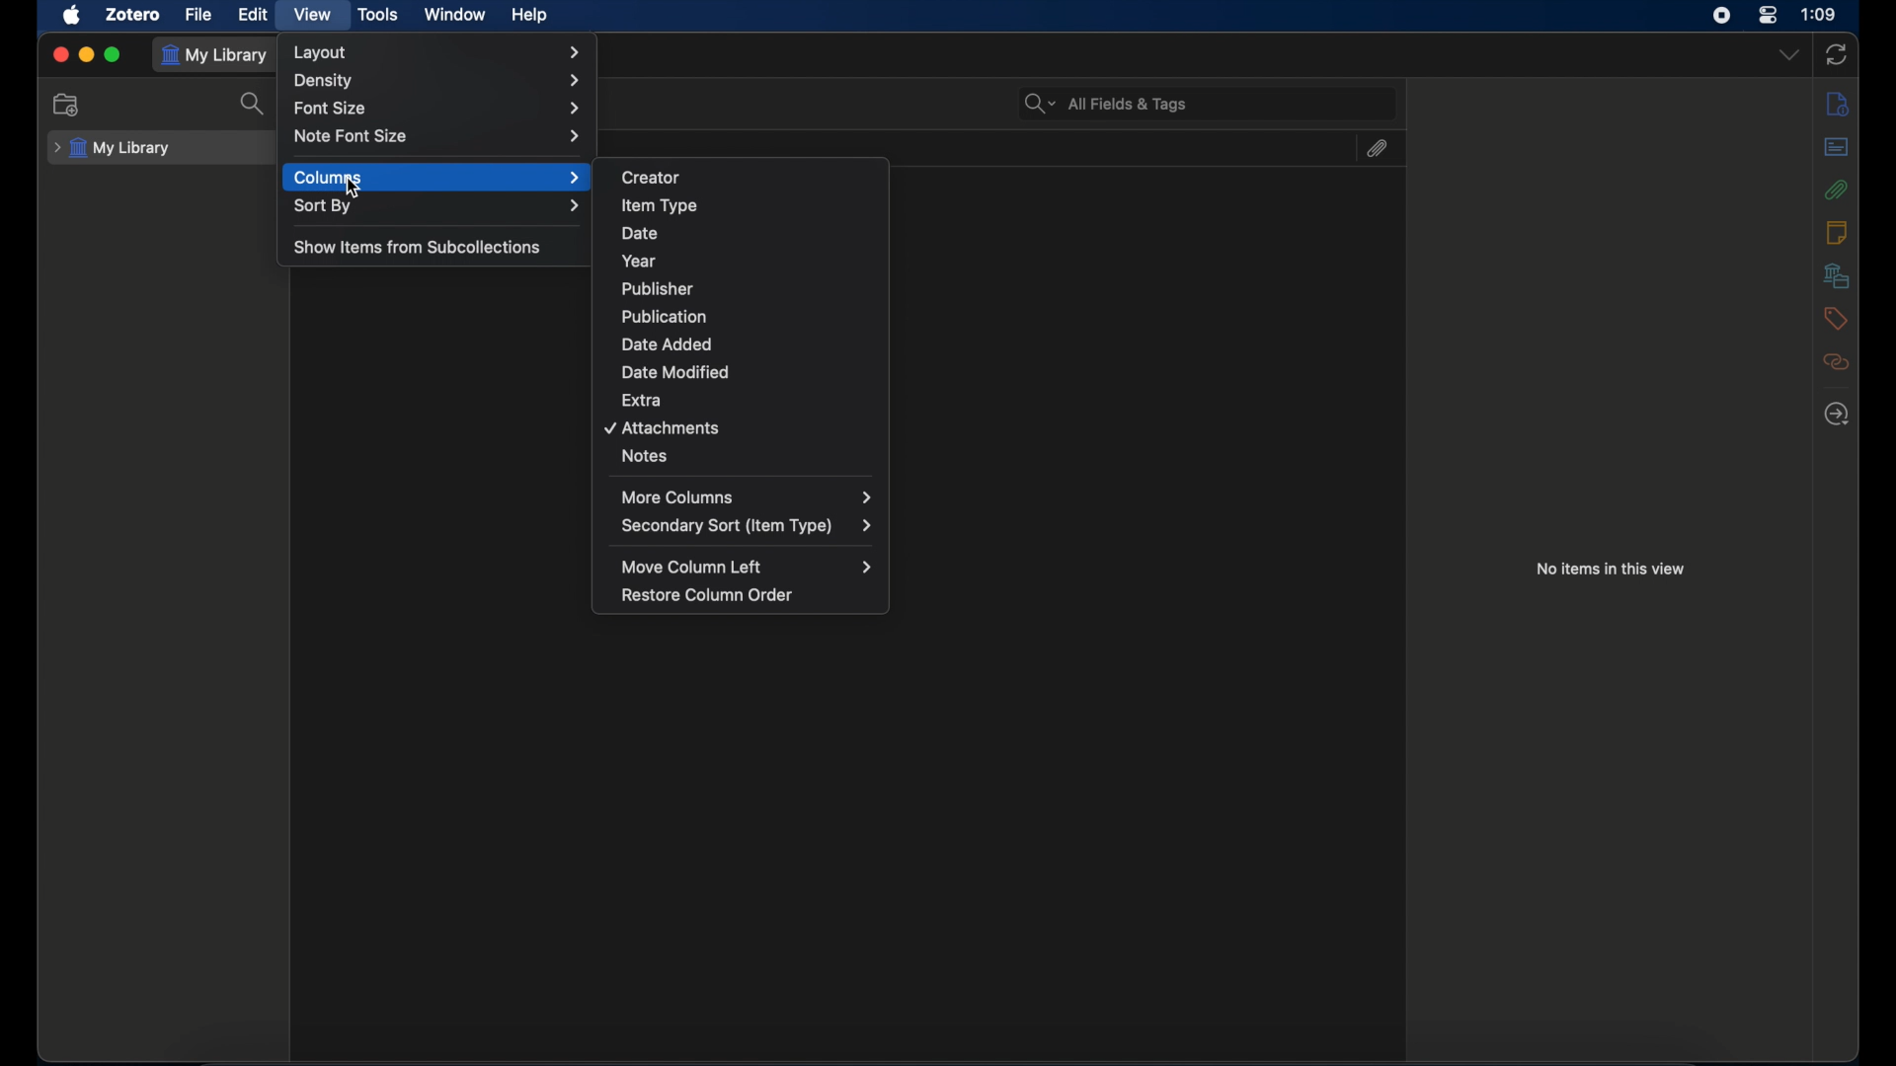  Describe the element at coordinates (666, 343) in the screenshot. I see `date added` at that location.